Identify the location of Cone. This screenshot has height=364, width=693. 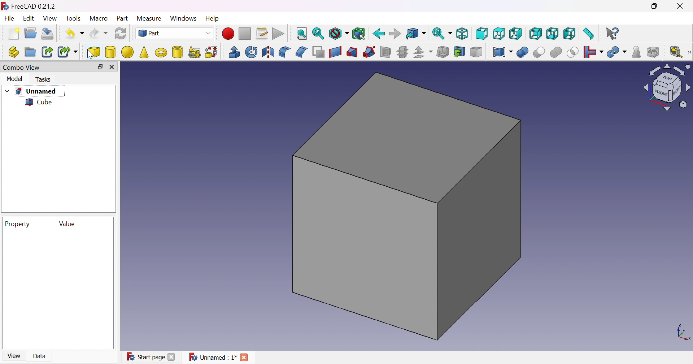
(144, 52).